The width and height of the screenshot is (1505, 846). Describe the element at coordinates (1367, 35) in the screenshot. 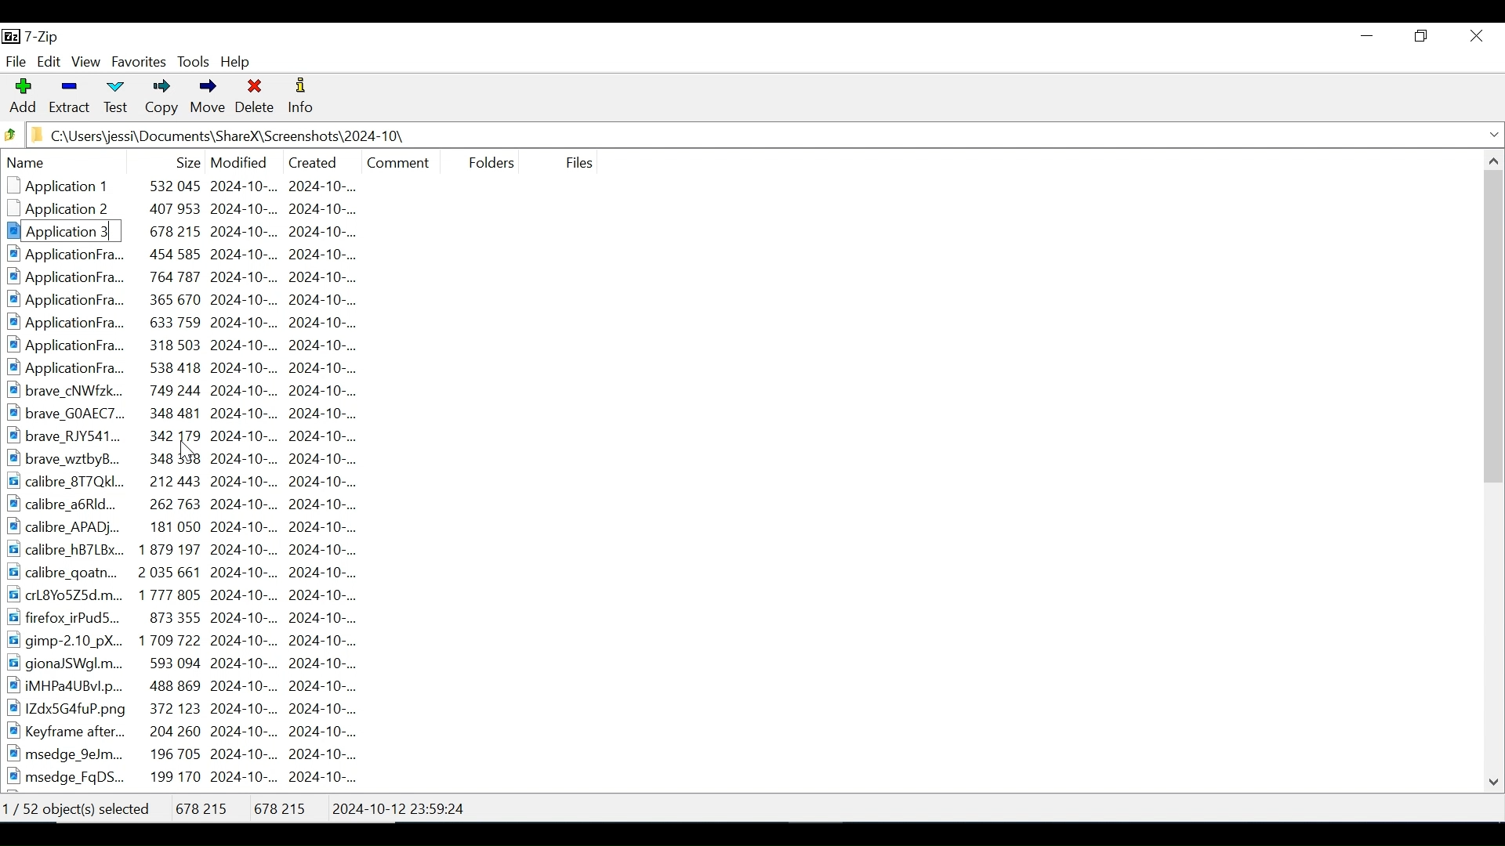

I see `Minimize` at that location.